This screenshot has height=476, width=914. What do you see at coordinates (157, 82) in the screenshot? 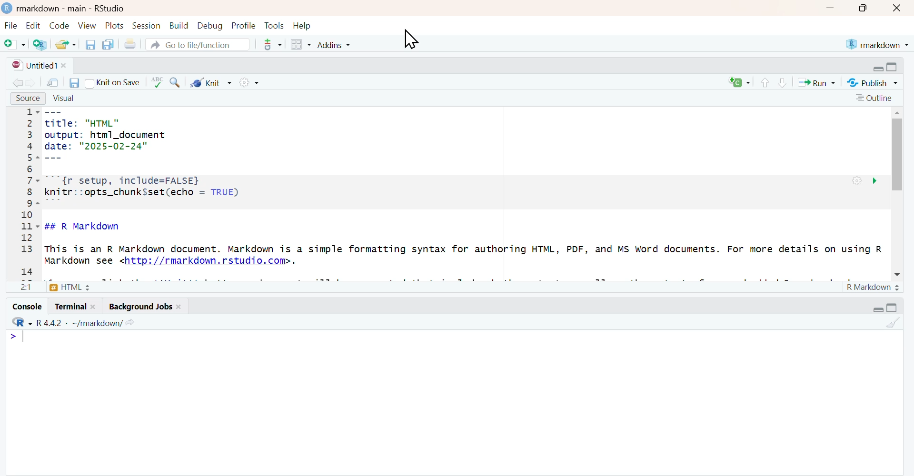
I see `Spell check` at bounding box center [157, 82].